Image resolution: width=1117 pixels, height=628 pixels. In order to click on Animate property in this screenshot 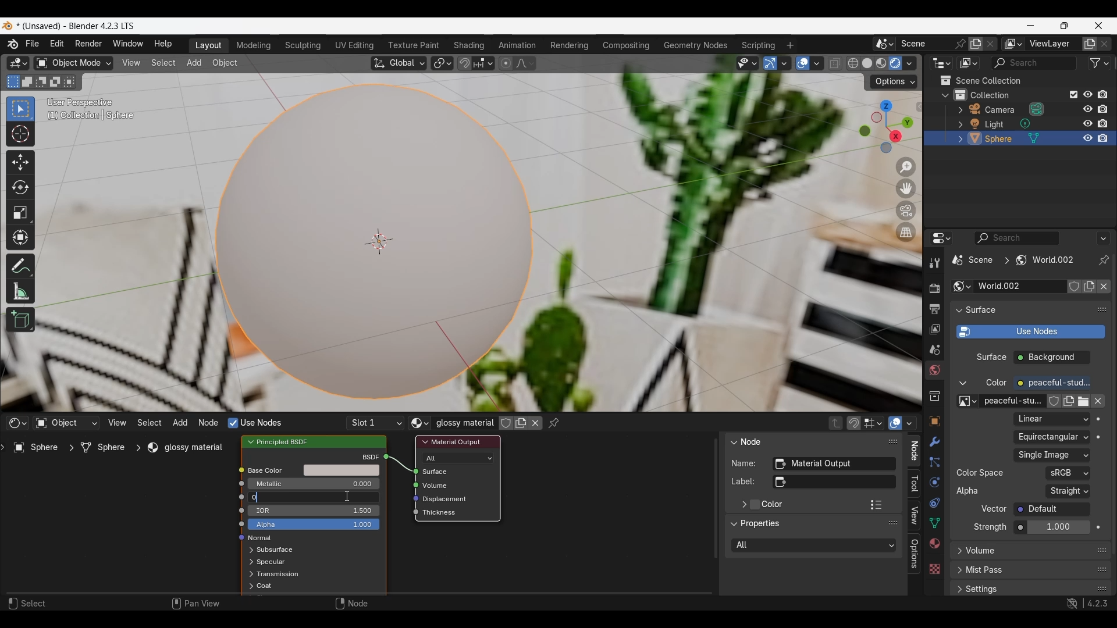, I will do `click(1098, 527)`.